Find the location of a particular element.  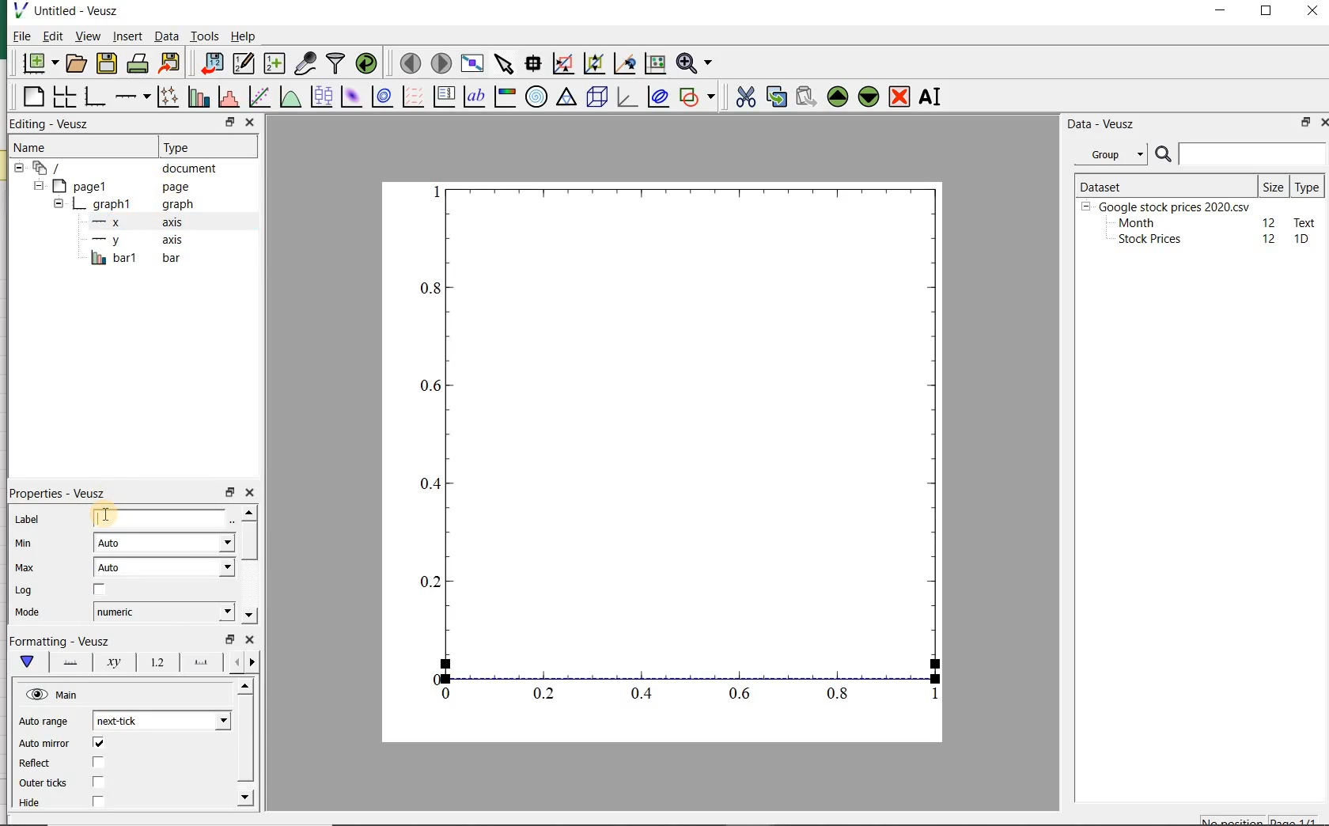

input field is located at coordinates (161, 517).